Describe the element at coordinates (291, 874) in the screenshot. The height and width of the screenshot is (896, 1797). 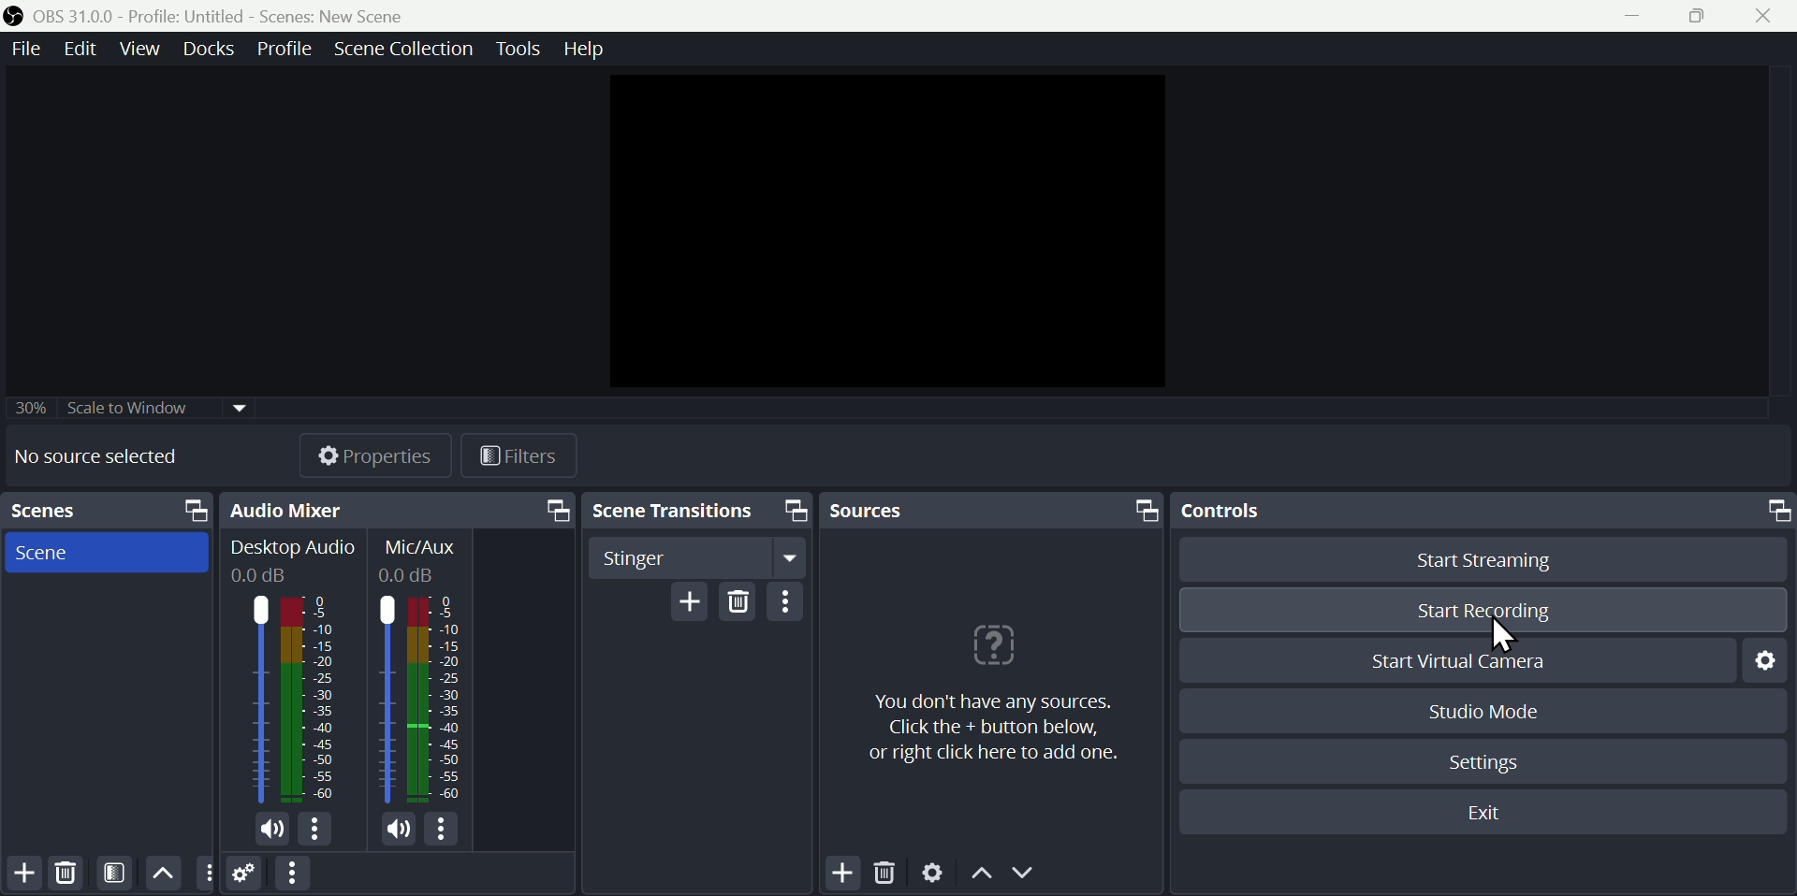
I see `menu bar` at that location.